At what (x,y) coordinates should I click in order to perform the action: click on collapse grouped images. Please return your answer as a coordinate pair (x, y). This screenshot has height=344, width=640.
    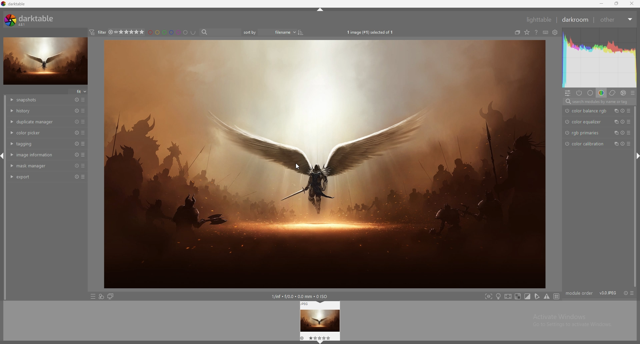
    Looking at the image, I should click on (518, 32).